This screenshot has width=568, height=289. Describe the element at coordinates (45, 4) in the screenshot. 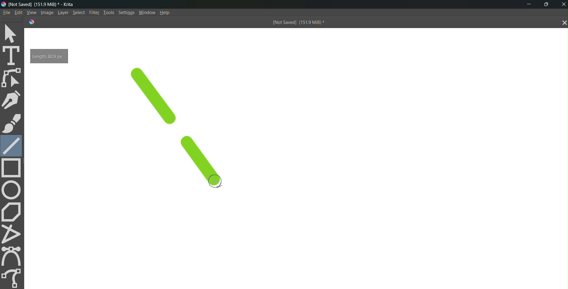

I see `[Not Saved] (151.9 MiB) * - Krita` at that location.